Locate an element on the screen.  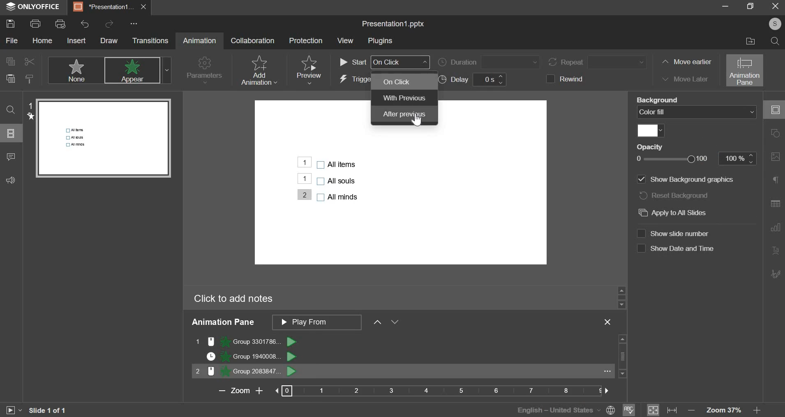
slideshow is located at coordinates (13, 409).